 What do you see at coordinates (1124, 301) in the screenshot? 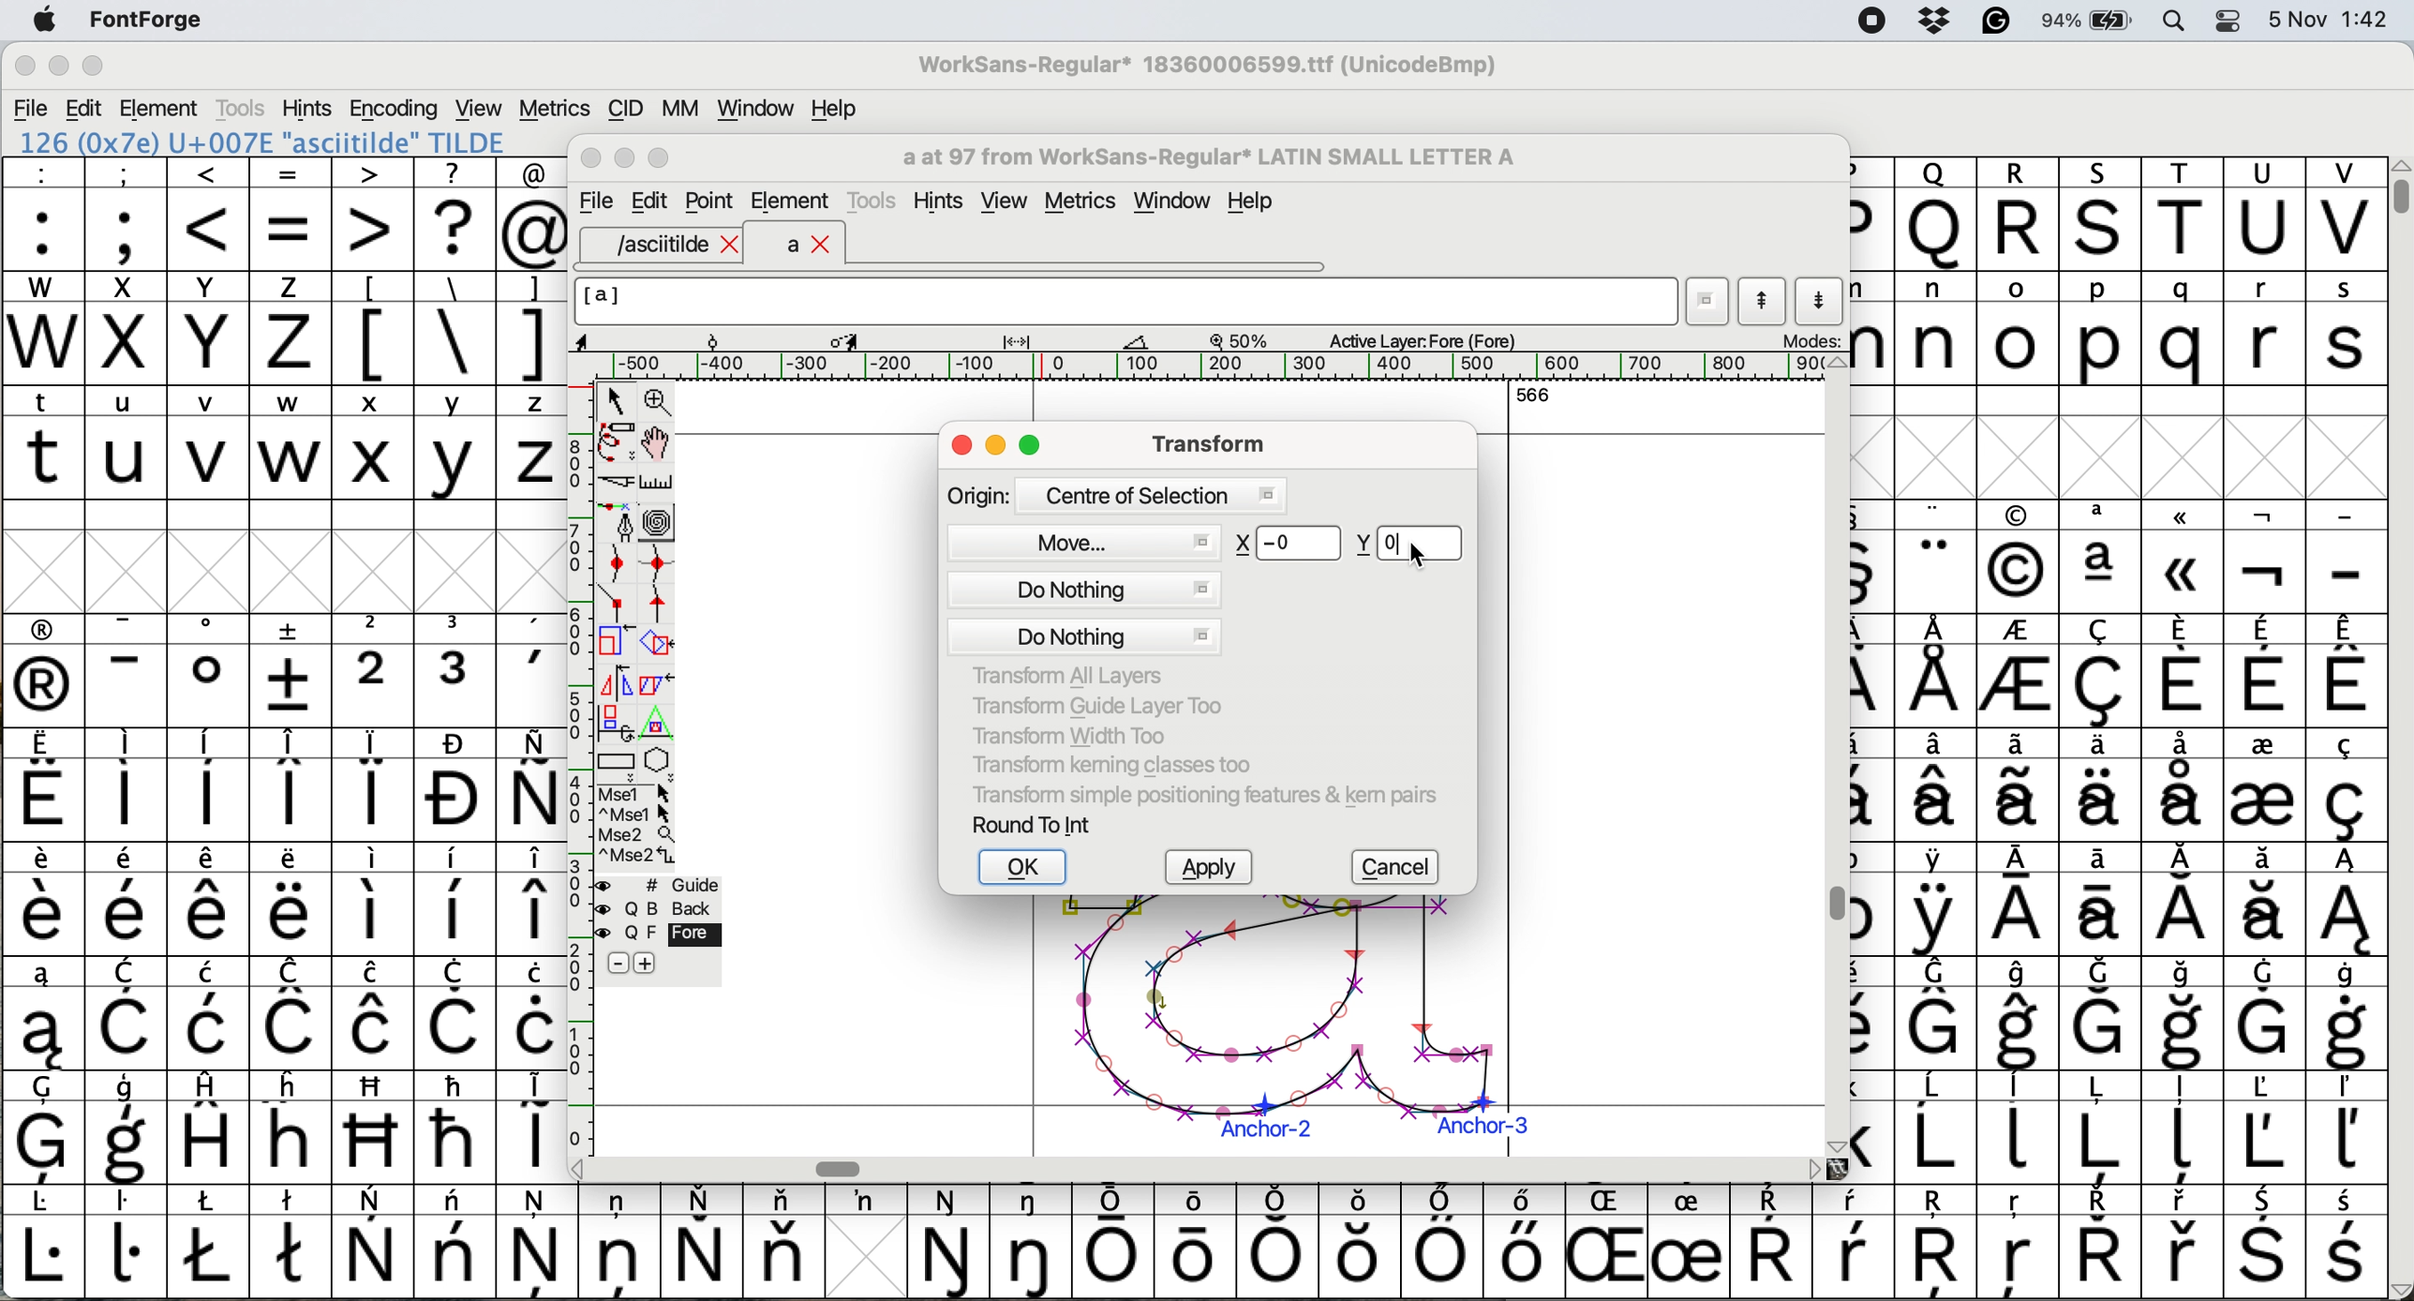
I see `glyph name` at bounding box center [1124, 301].